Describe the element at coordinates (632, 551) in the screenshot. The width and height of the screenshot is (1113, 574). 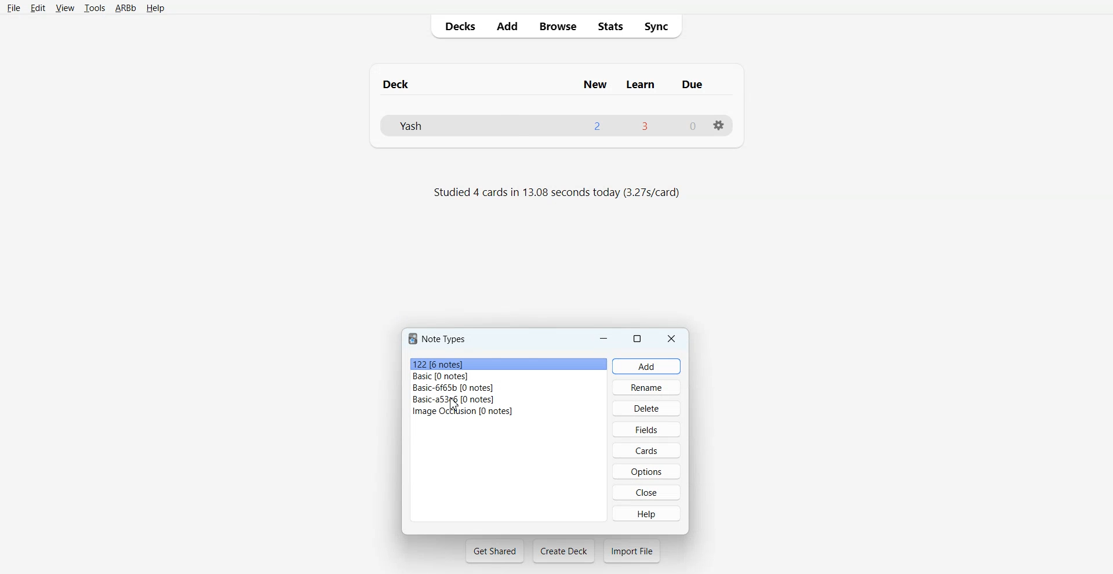
I see `Import File` at that location.